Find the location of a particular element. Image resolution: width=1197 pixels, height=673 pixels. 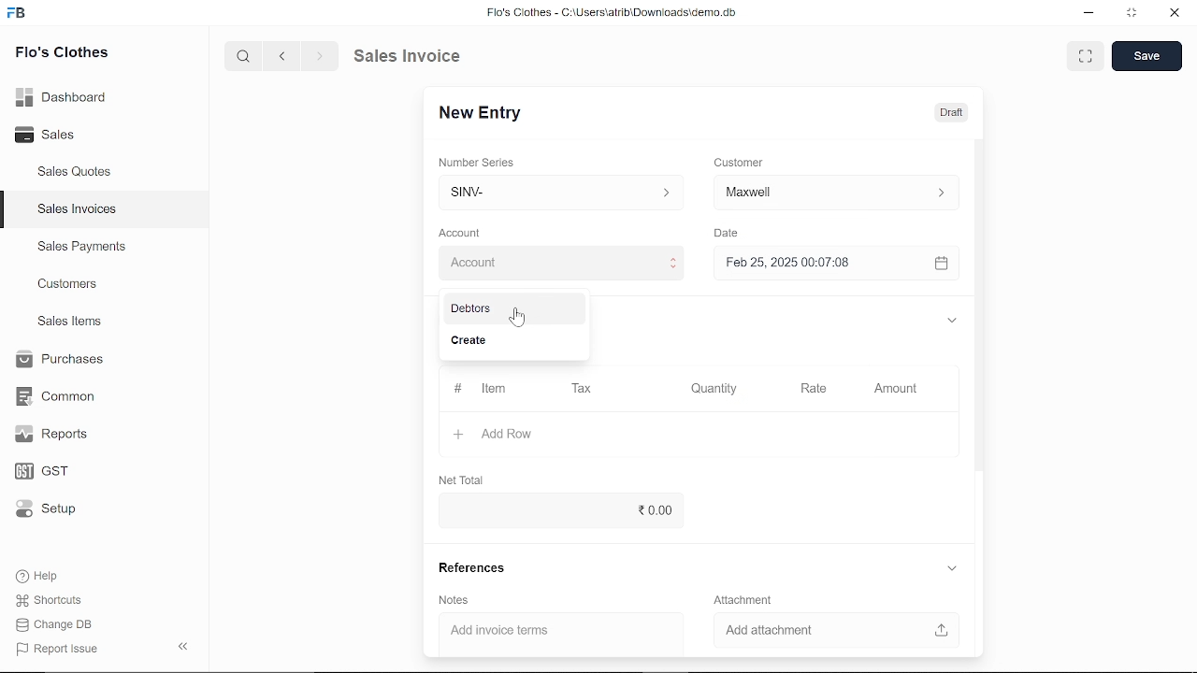

Sales Invoices is located at coordinates (77, 209).